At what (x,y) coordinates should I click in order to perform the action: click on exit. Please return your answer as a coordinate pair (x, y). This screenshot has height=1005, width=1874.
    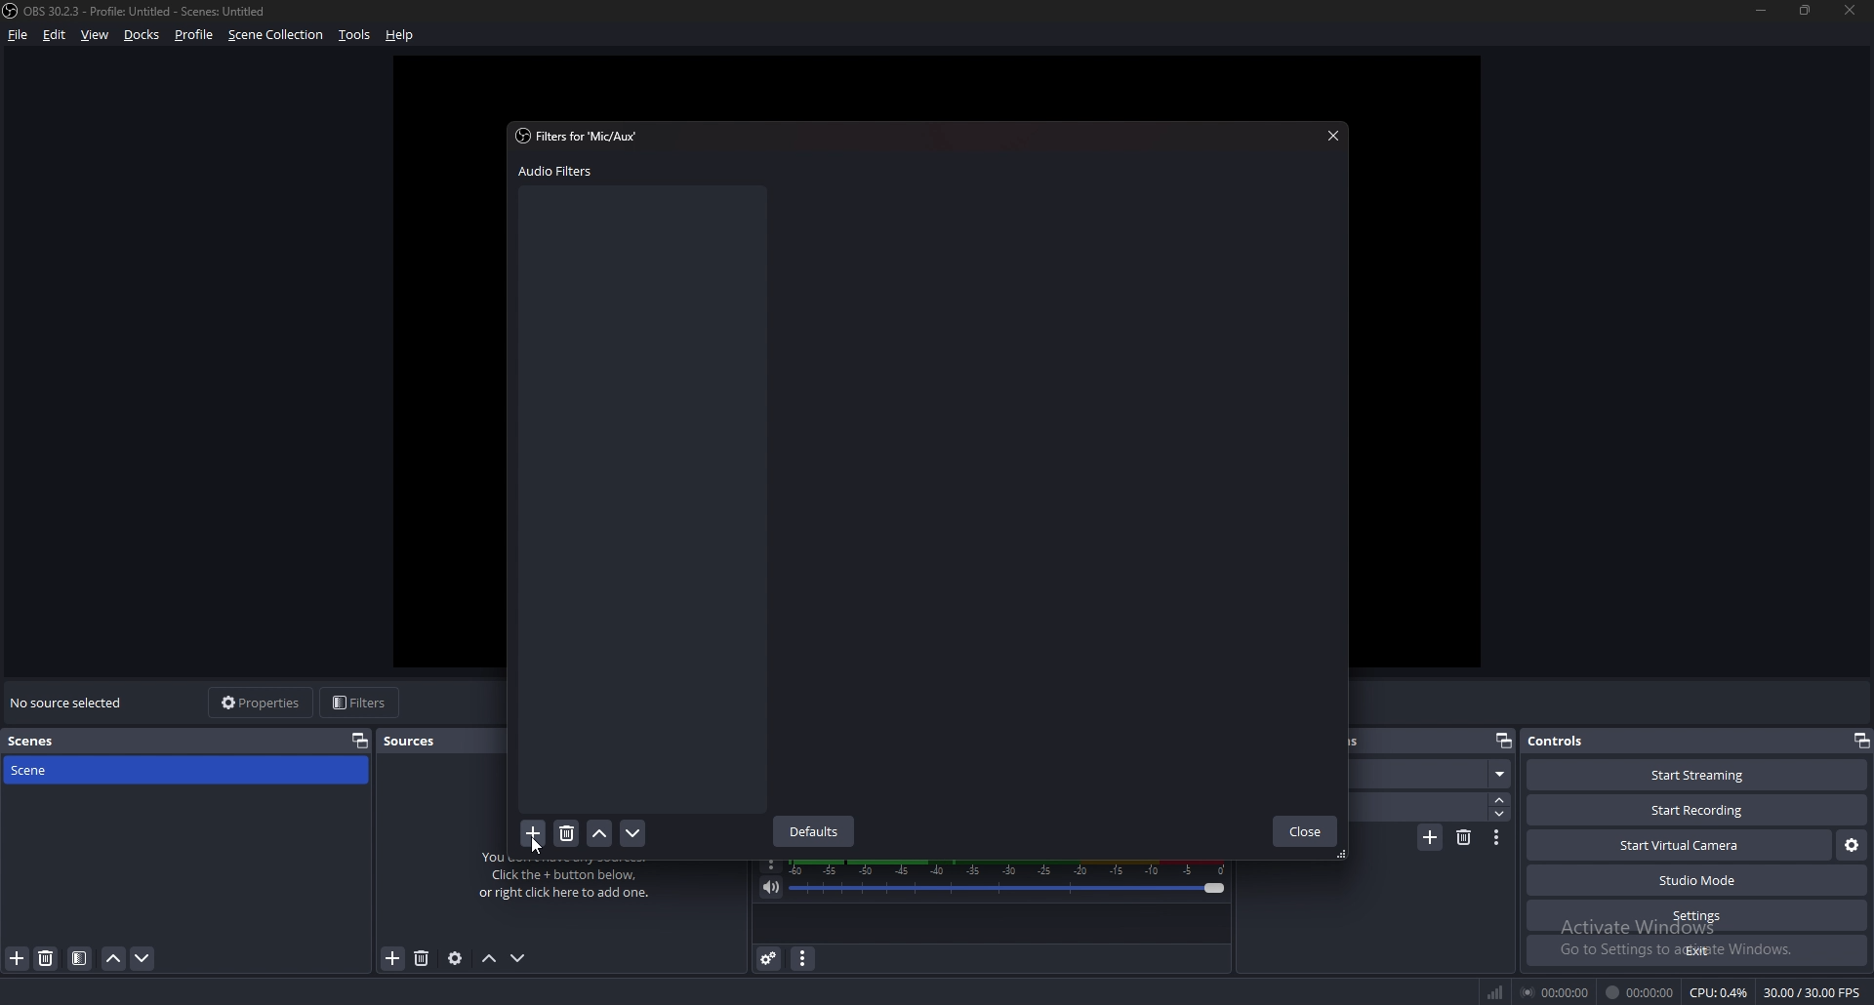
    Looking at the image, I should click on (1695, 952).